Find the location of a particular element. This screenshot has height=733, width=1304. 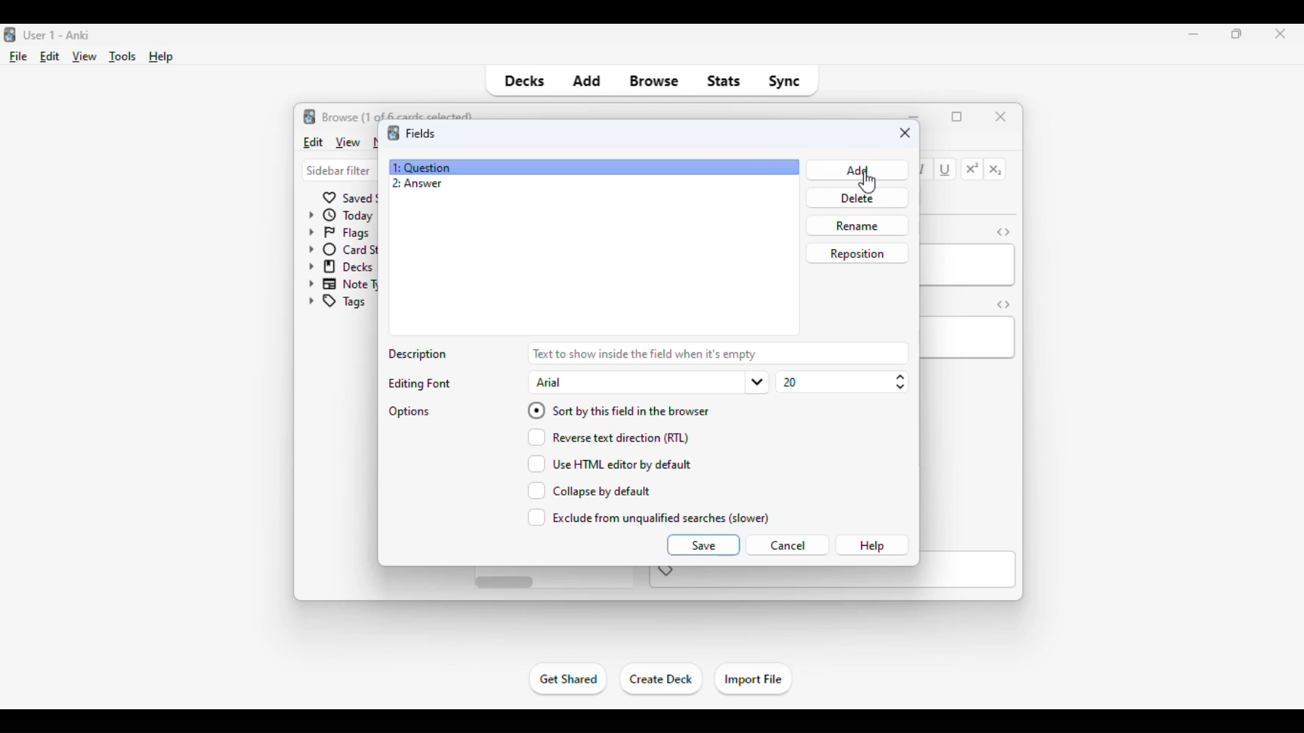

save is located at coordinates (702, 544).